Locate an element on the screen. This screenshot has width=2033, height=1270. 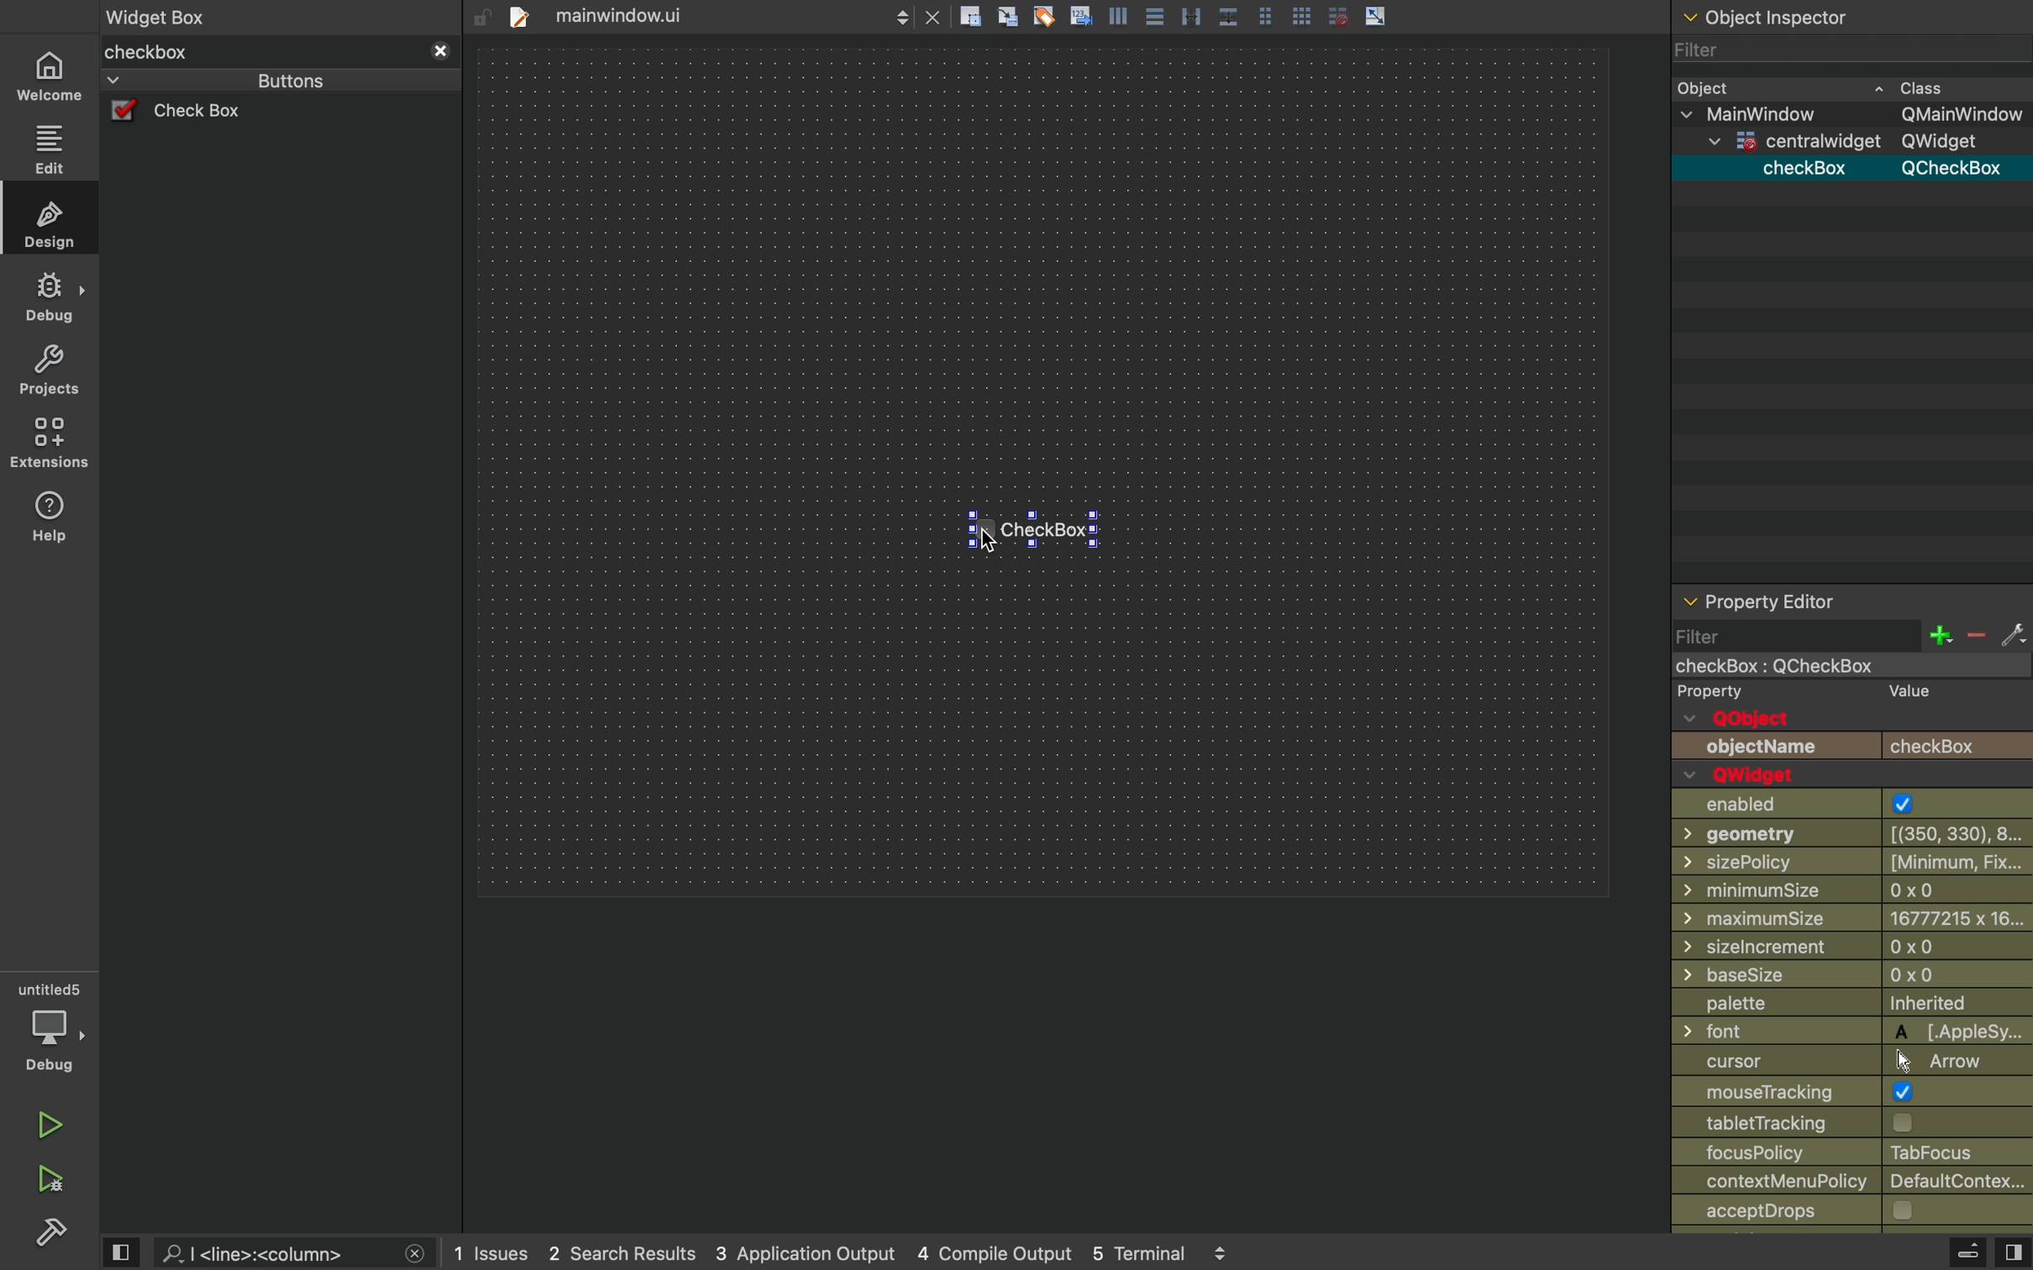
insert text is located at coordinates (1080, 14).